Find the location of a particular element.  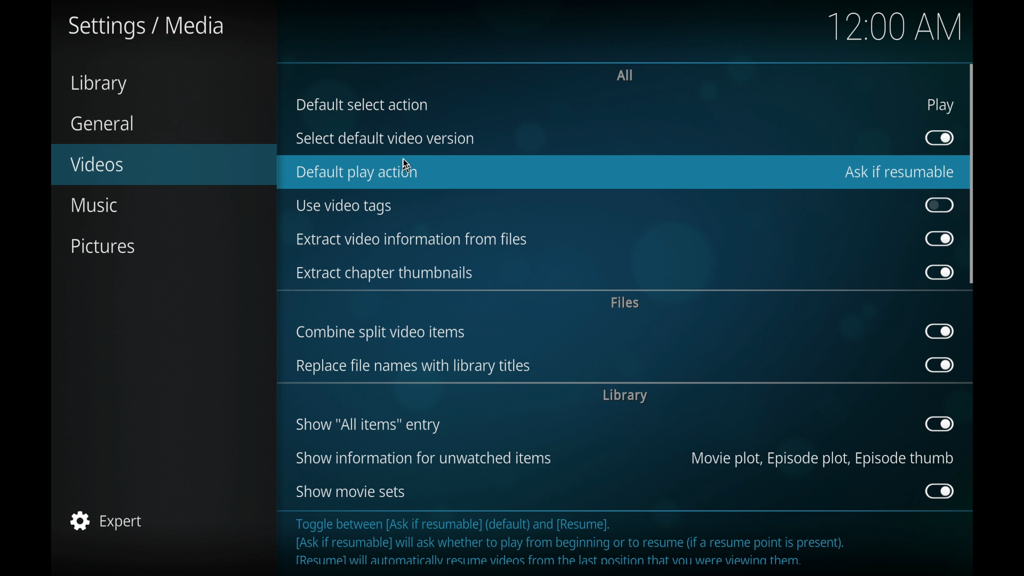

library is located at coordinates (625, 396).